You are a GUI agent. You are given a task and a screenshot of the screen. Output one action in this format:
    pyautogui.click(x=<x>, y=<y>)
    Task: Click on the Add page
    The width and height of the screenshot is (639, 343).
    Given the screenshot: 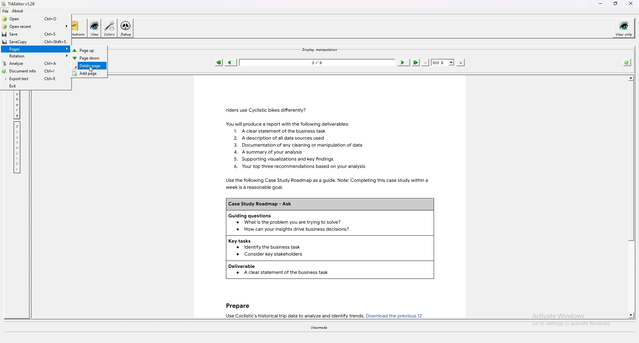 What is the action you would take?
    pyautogui.click(x=86, y=73)
    